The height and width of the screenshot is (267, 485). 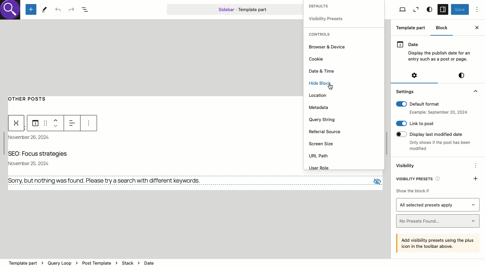 What do you see at coordinates (321, 168) in the screenshot?
I see `User role` at bounding box center [321, 168].